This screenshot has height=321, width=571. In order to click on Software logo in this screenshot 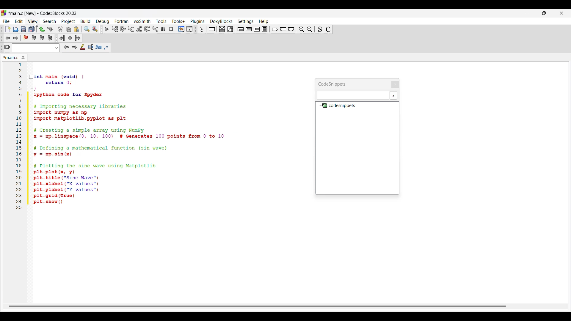, I will do `click(4, 13)`.